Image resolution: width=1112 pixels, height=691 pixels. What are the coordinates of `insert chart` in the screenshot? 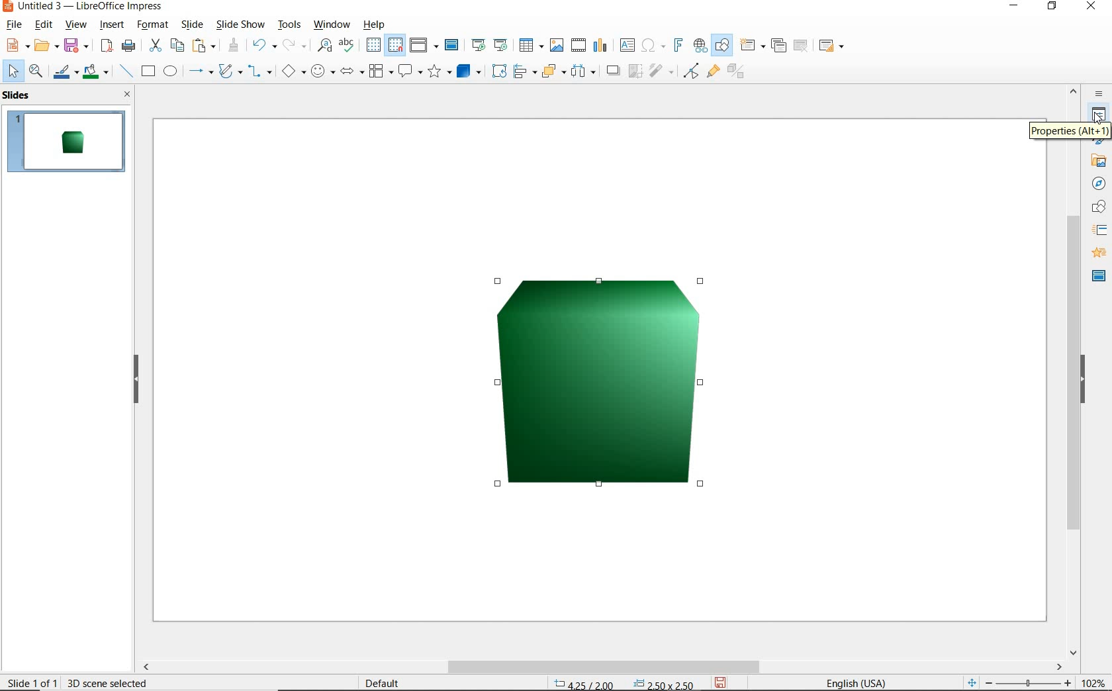 It's located at (600, 46).